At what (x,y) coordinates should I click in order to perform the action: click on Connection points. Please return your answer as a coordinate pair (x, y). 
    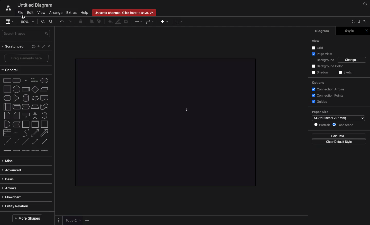
    Looking at the image, I should click on (327, 95).